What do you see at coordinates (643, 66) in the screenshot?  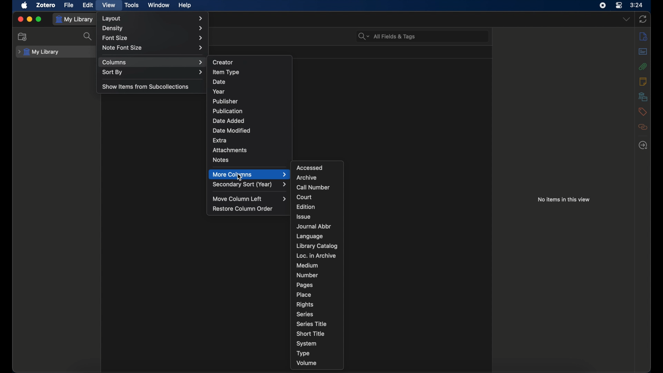 I see `attachments` at bounding box center [643, 66].